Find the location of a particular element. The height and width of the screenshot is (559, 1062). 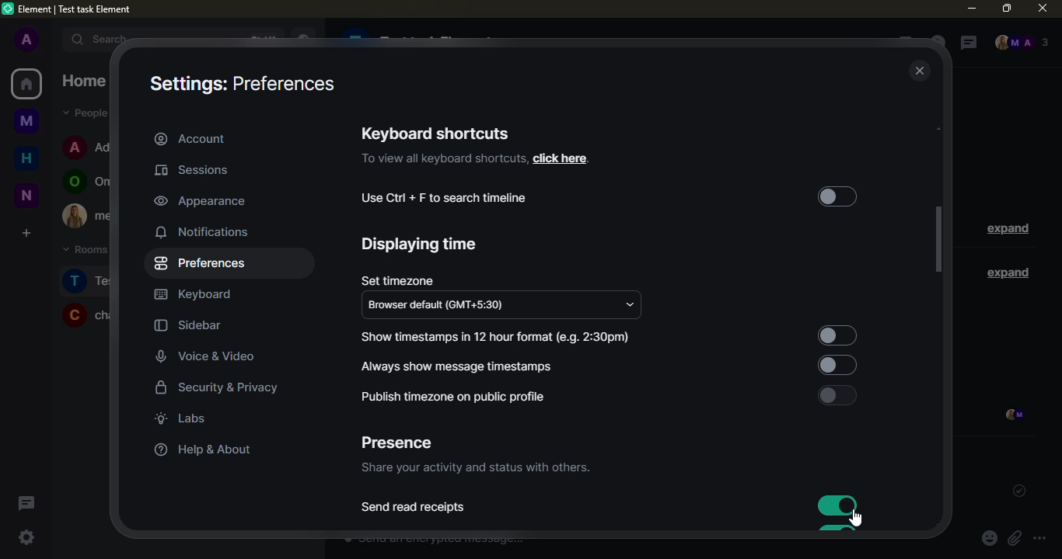

profile is located at coordinates (26, 40).